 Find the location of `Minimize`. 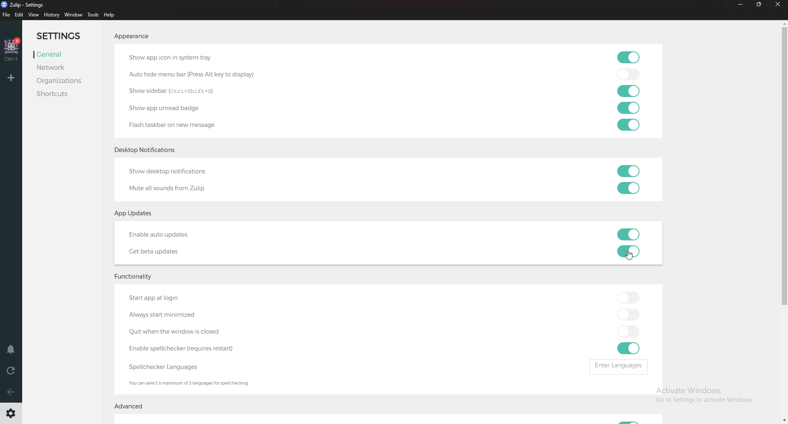

Minimize is located at coordinates (741, 5).